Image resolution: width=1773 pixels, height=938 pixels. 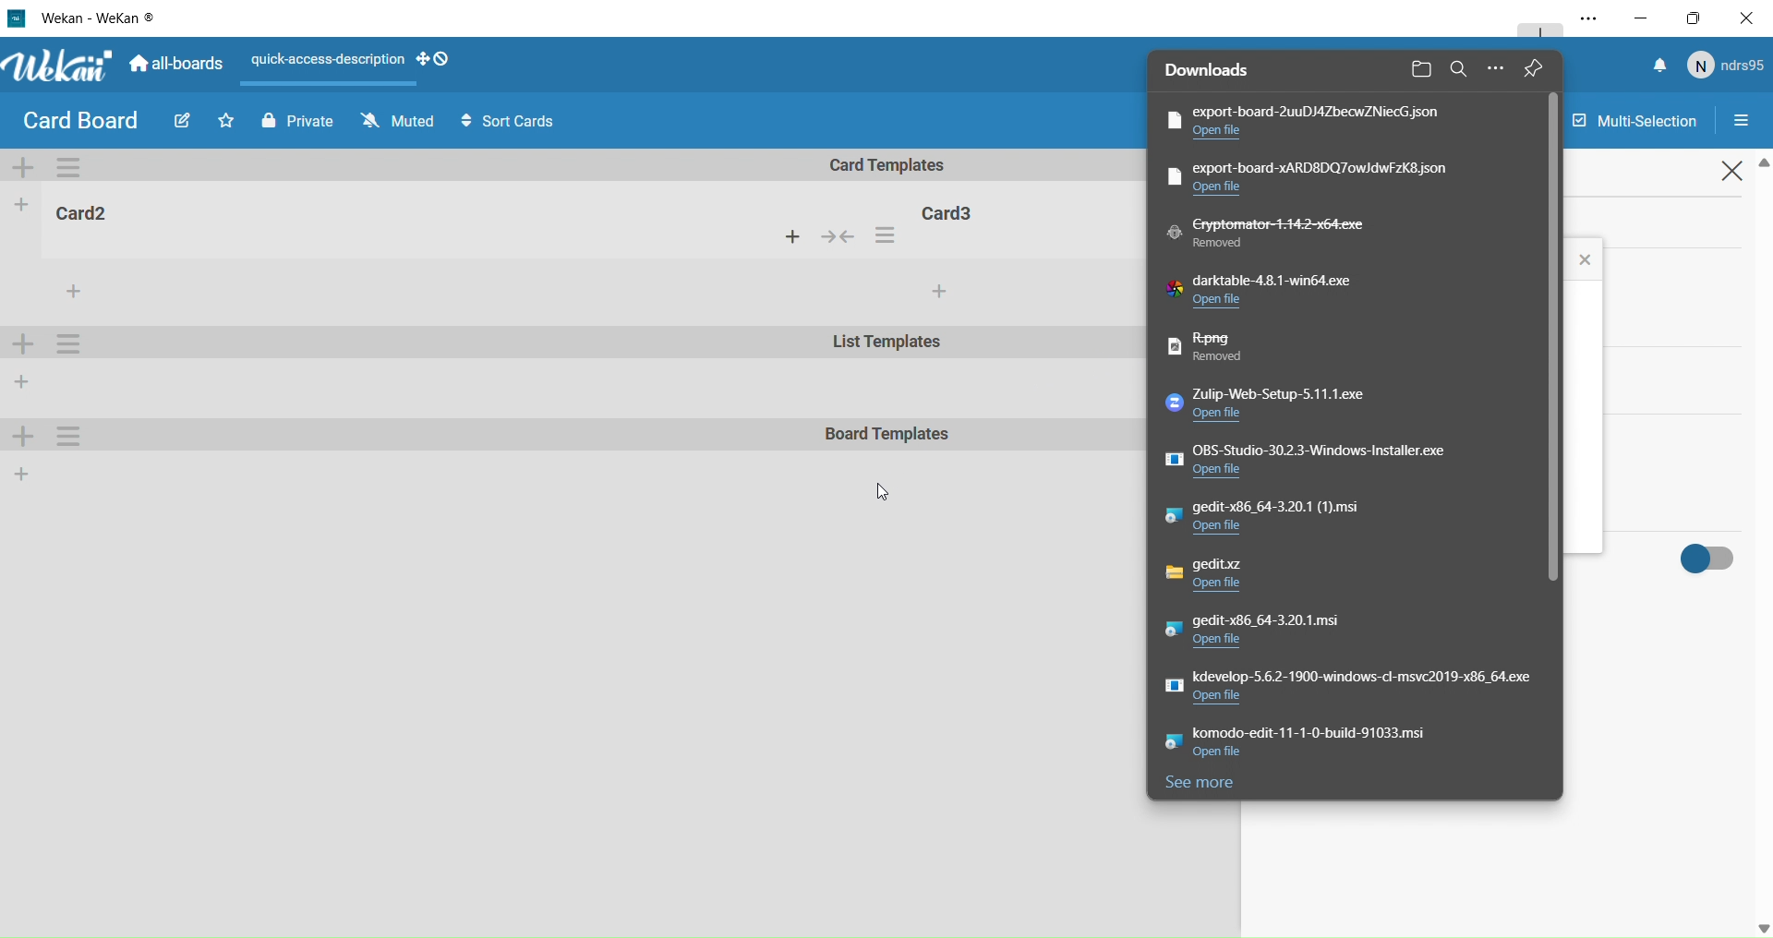 What do you see at coordinates (1749, 122) in the screenshot?
I see `Settings` at bounding box center [1749, 122].